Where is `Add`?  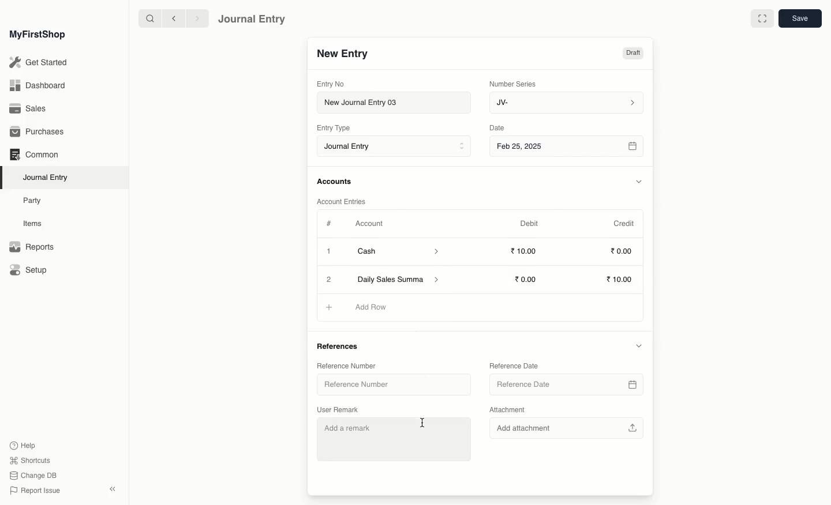 Add is located at coordinates (327, 307).